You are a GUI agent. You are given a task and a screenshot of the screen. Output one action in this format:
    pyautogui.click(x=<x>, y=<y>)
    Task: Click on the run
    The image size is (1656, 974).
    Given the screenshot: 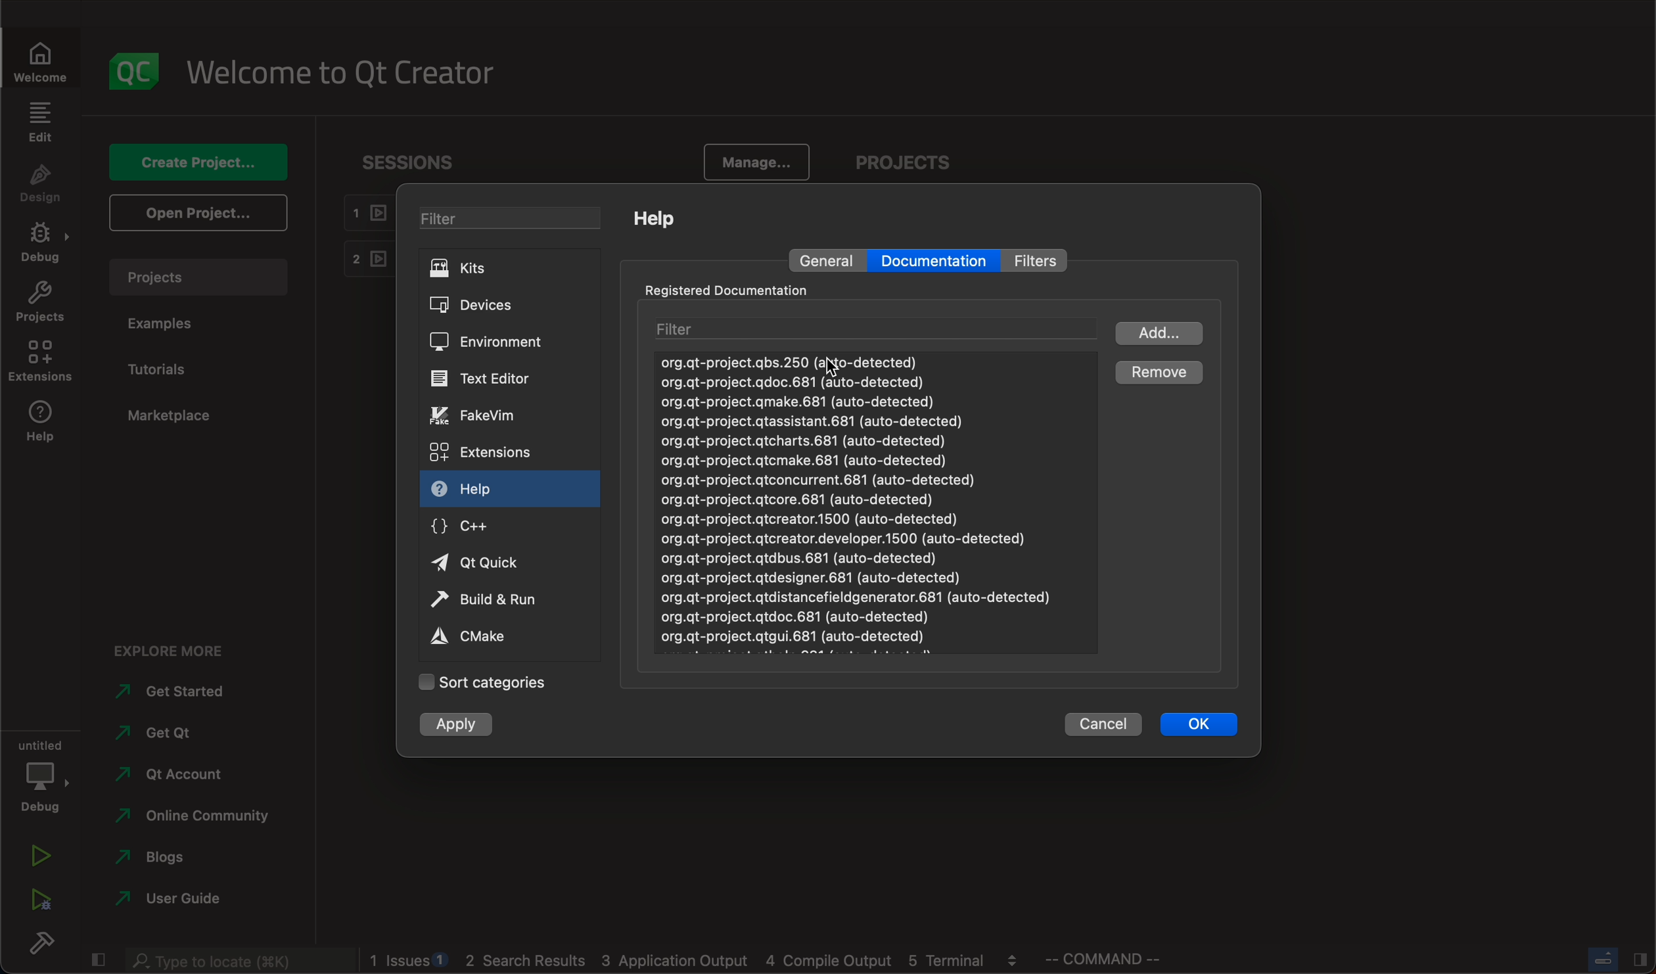 What is the action you would take?
    pyautogui.click(x=41, y=855)
    